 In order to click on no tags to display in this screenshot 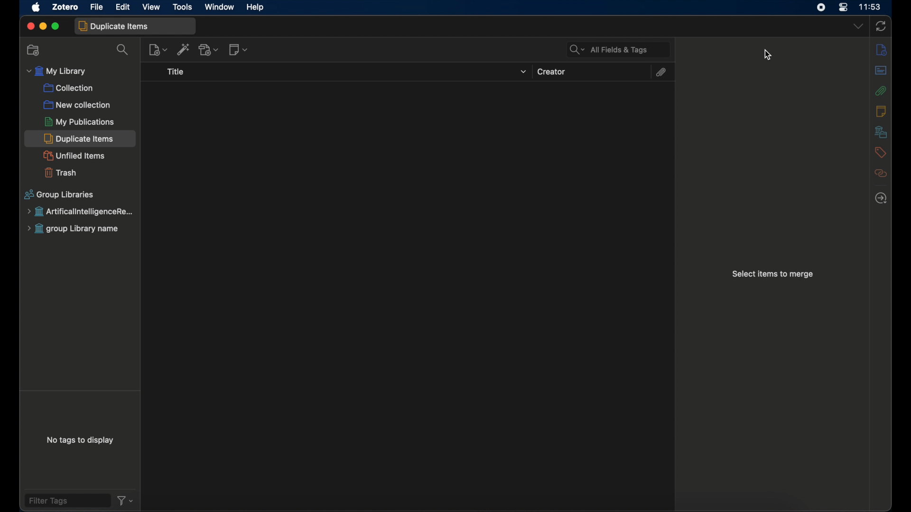, I will do `click(82, 441)`.